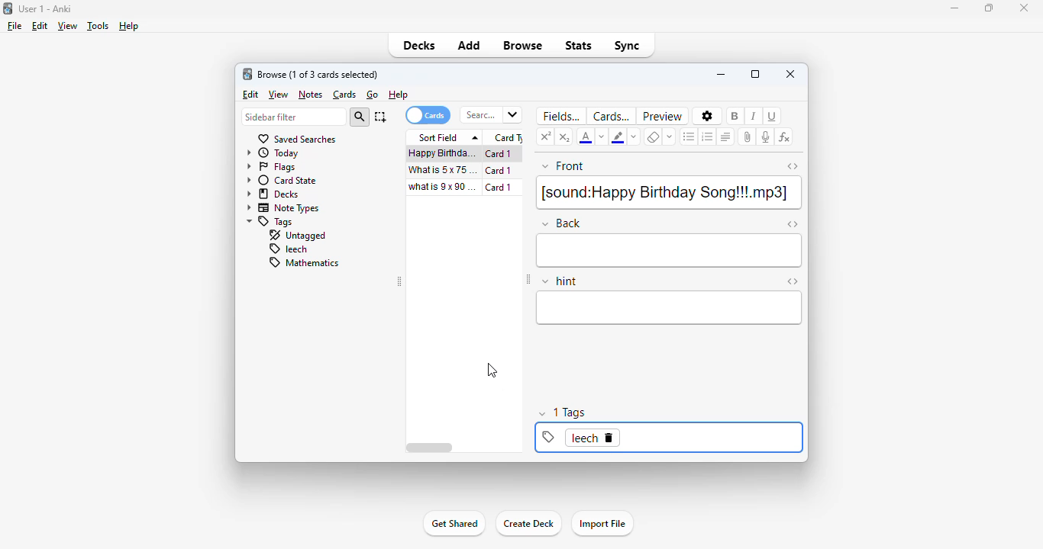 The height and width of the screenshot is (549, 1043). I want to click on alignment, so click(726, 136).